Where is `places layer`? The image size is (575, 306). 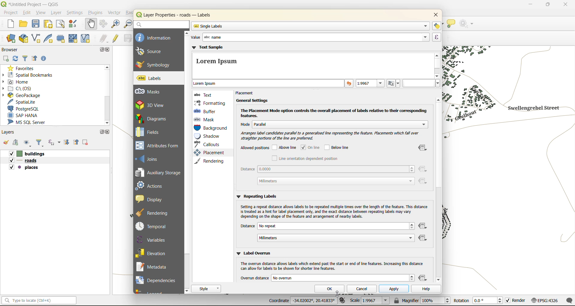
places layer is located at coordinates (24, 168).